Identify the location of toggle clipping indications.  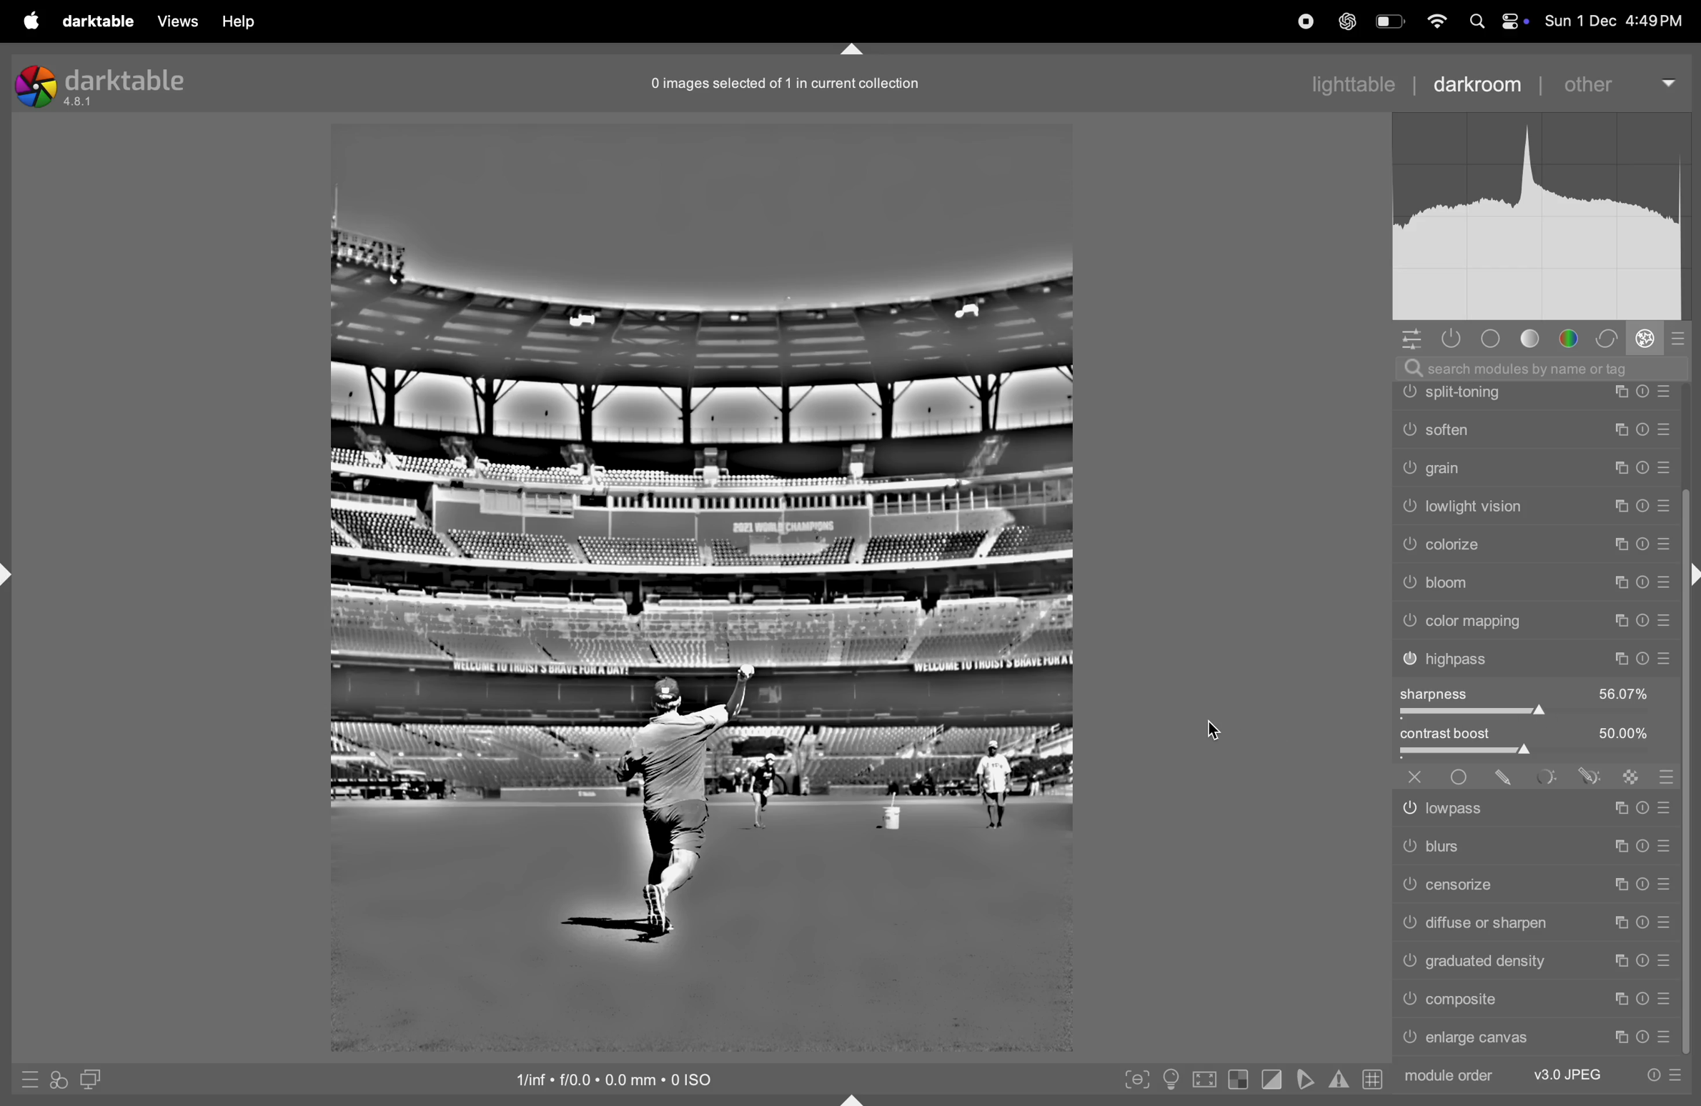
(1271, 1082).